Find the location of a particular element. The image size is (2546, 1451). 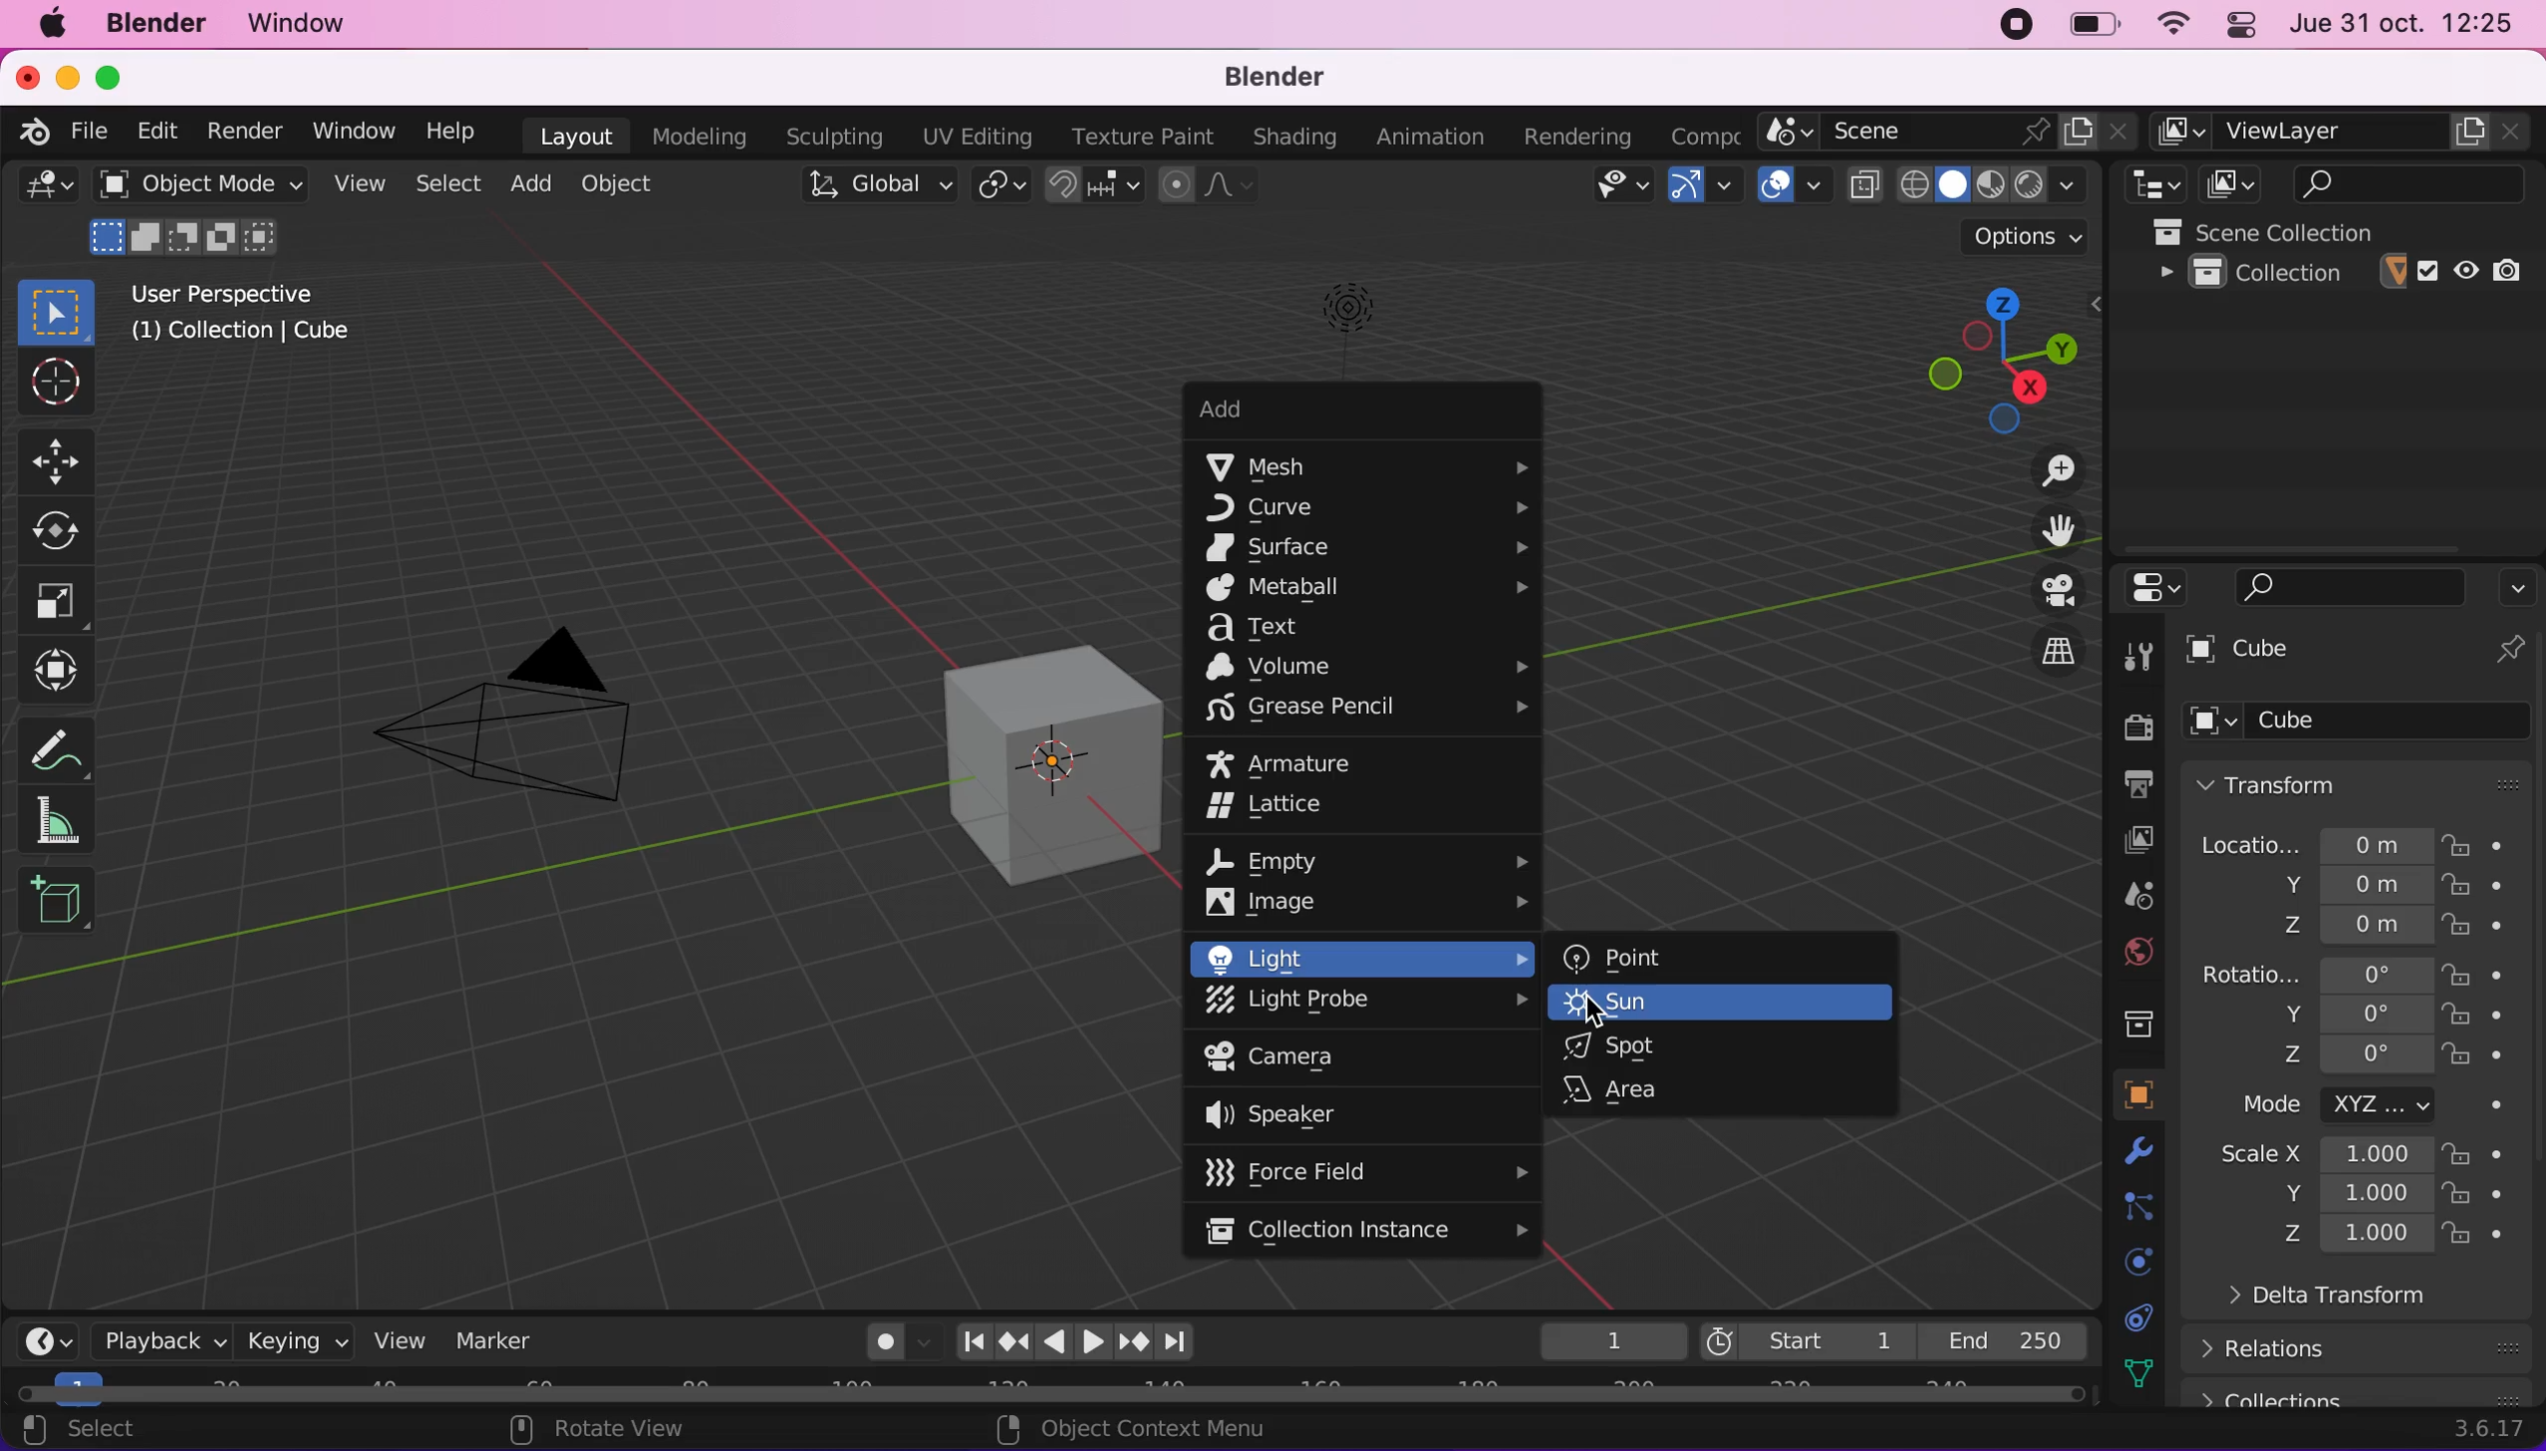

rotatio... 0 is located at coordinates (2314, 975).